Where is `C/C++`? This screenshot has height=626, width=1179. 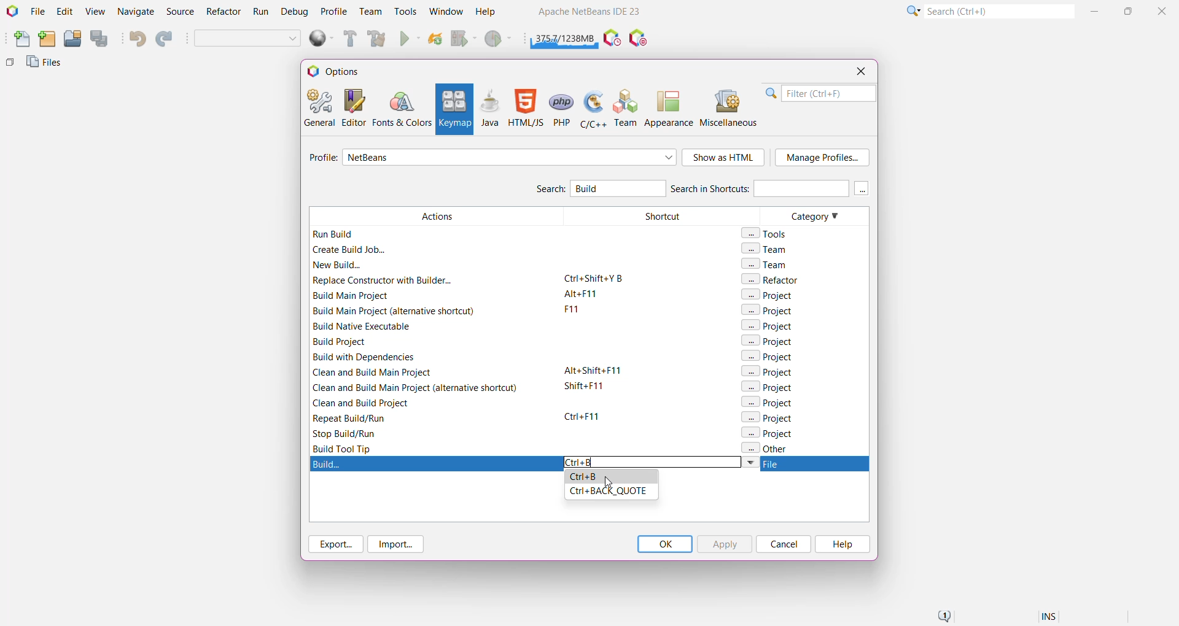
C/C++ is located at coordinates (592, 108).